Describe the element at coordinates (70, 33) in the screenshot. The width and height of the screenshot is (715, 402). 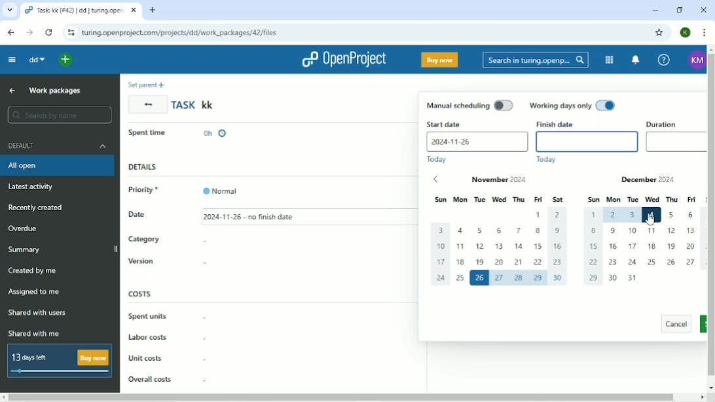
I see `View site information` at that location.